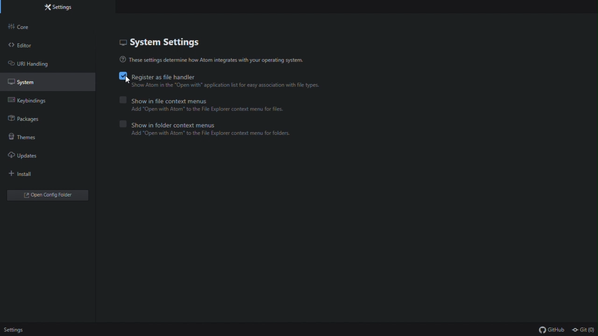  I want to click on Packages, so click(31, 120).